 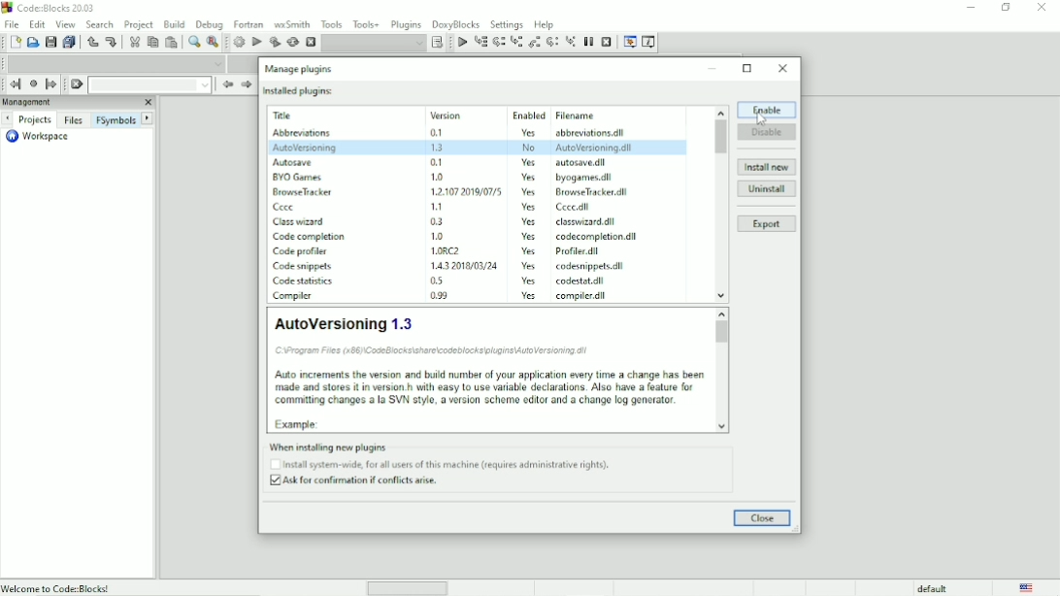 What do you see at coordinates (721, 335) in the screenshot?
I see `Vertical scrollbar` at bounding box center [721, 335].